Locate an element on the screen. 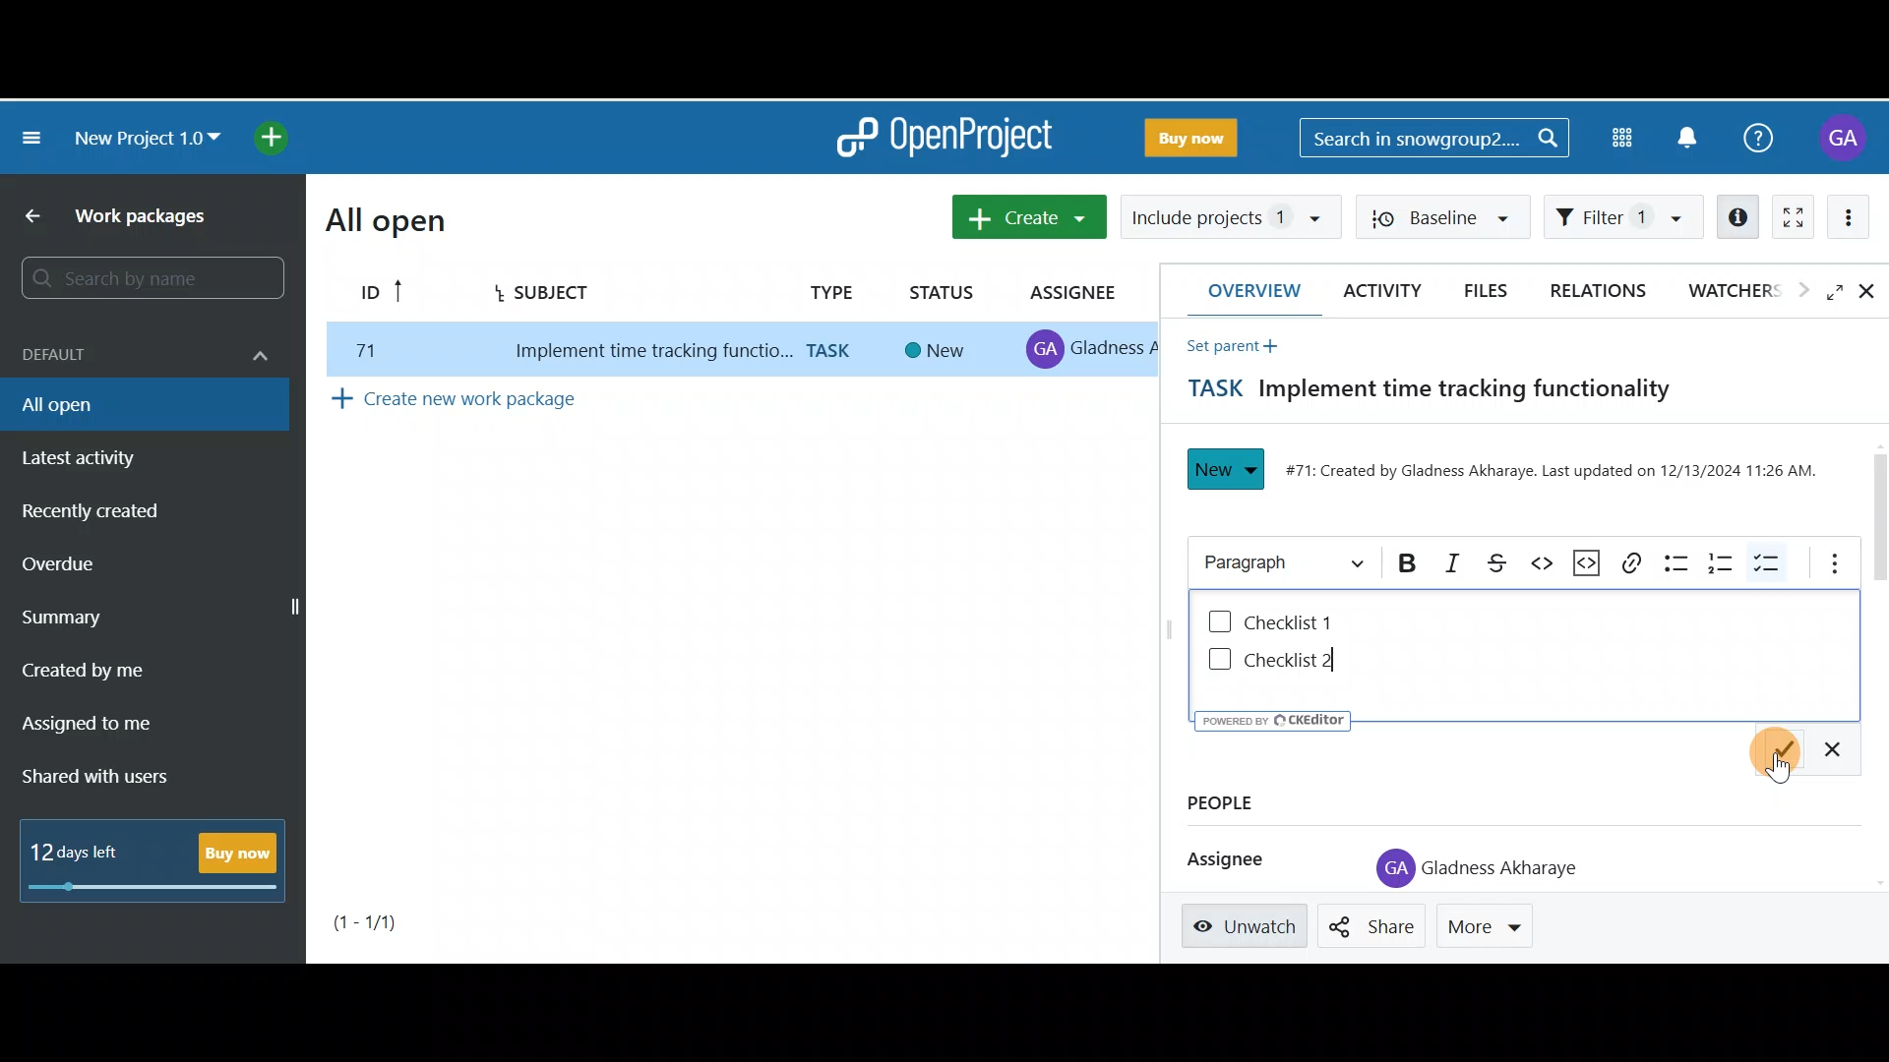 Image resolution: width=1889 pixels, height=1062 pixels. Search bar is located at coordinates (147, 278).